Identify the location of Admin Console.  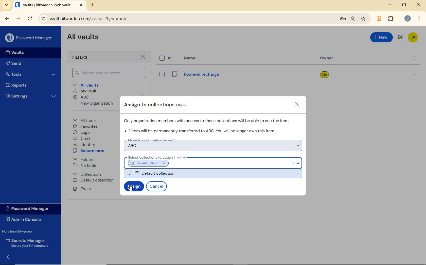
(26, 219).